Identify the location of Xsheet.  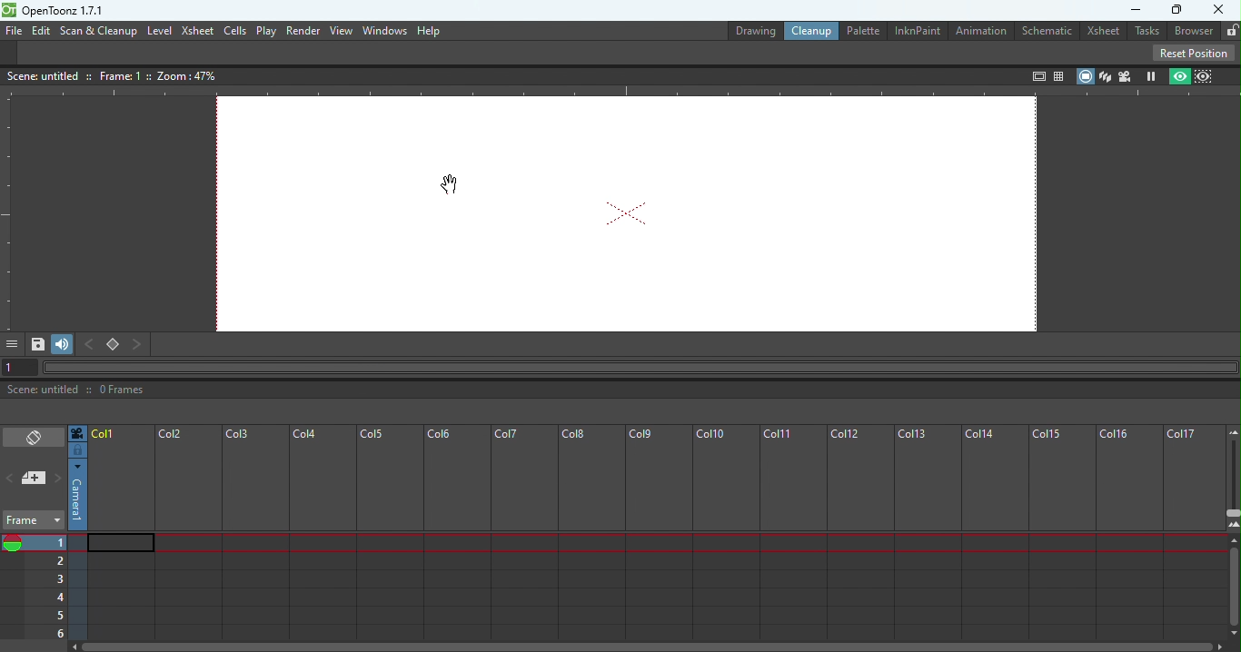
(1103, 31).